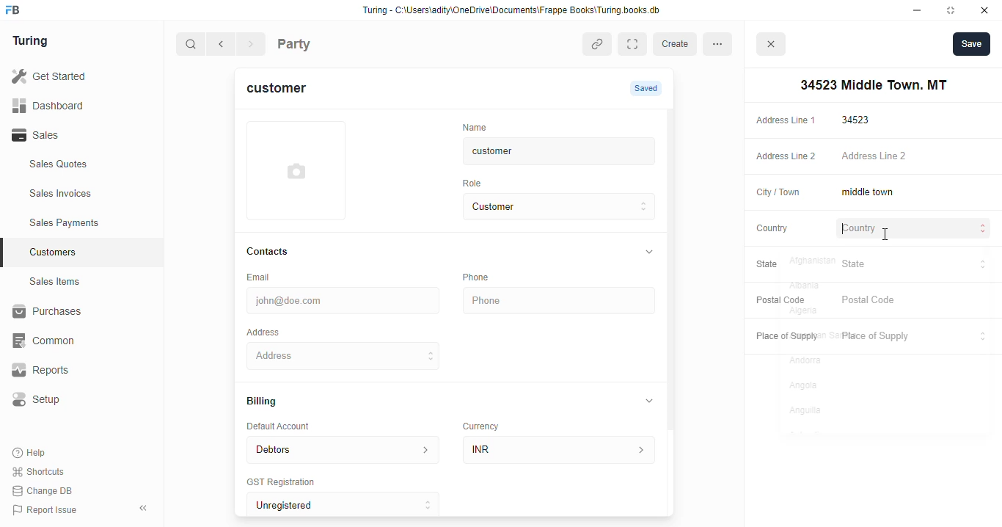  What do you see at coordinates (224, 45) in the screenshot?
I see `go back` at bounding box center [224, 45].